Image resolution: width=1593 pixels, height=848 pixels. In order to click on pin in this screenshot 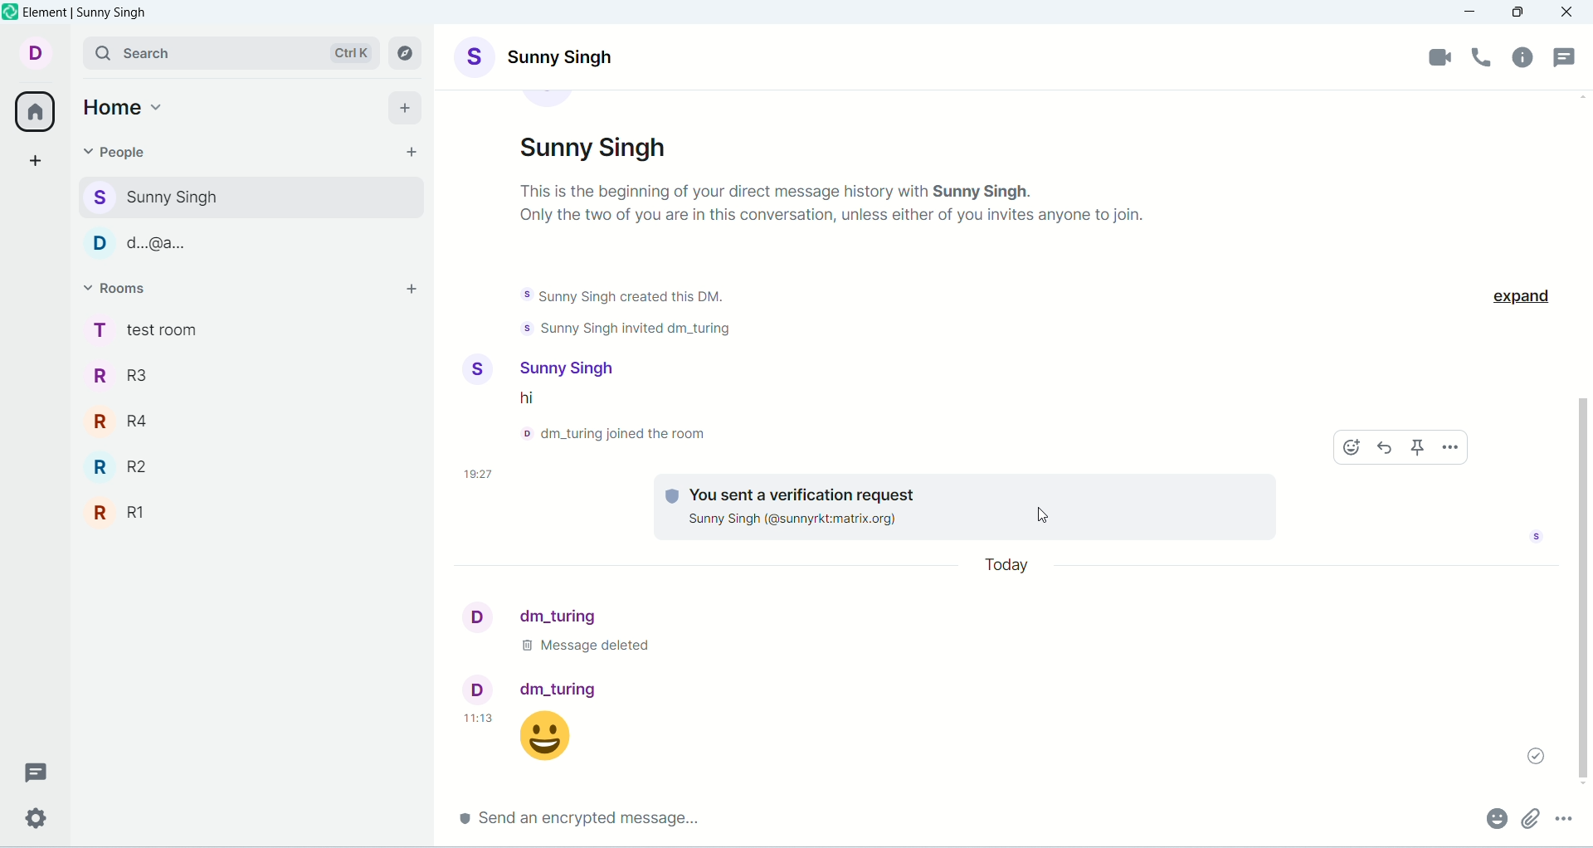, I will do `click(1418, 449)`.